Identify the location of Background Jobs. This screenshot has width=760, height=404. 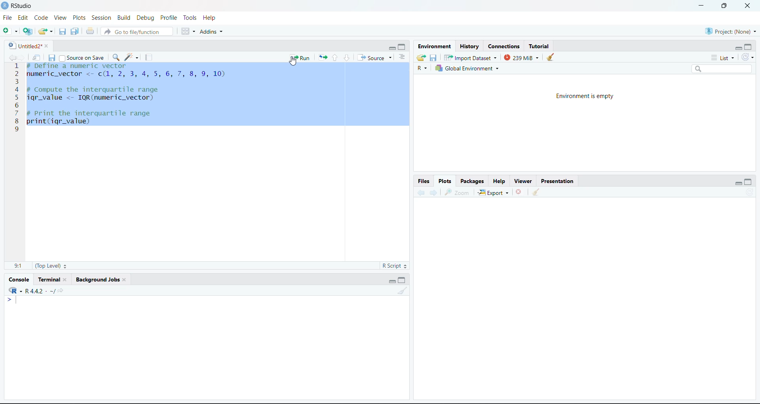
(98, 279).